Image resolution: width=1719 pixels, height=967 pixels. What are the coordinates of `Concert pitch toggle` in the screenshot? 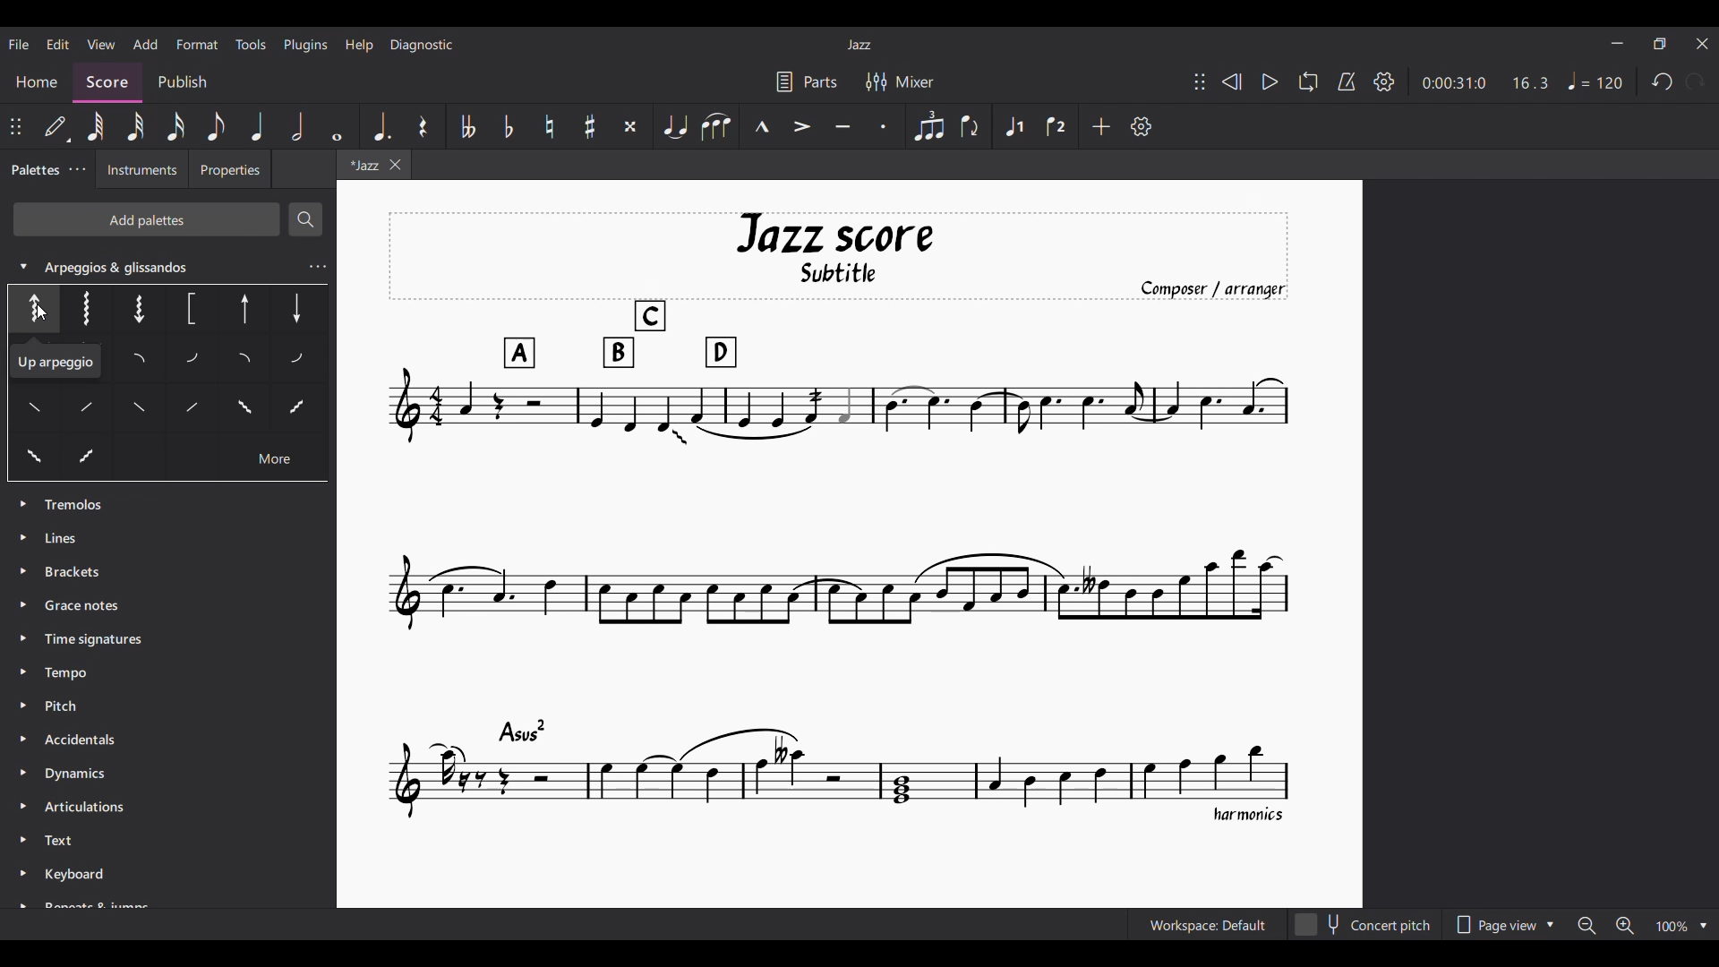 It's located at (1364, 924).